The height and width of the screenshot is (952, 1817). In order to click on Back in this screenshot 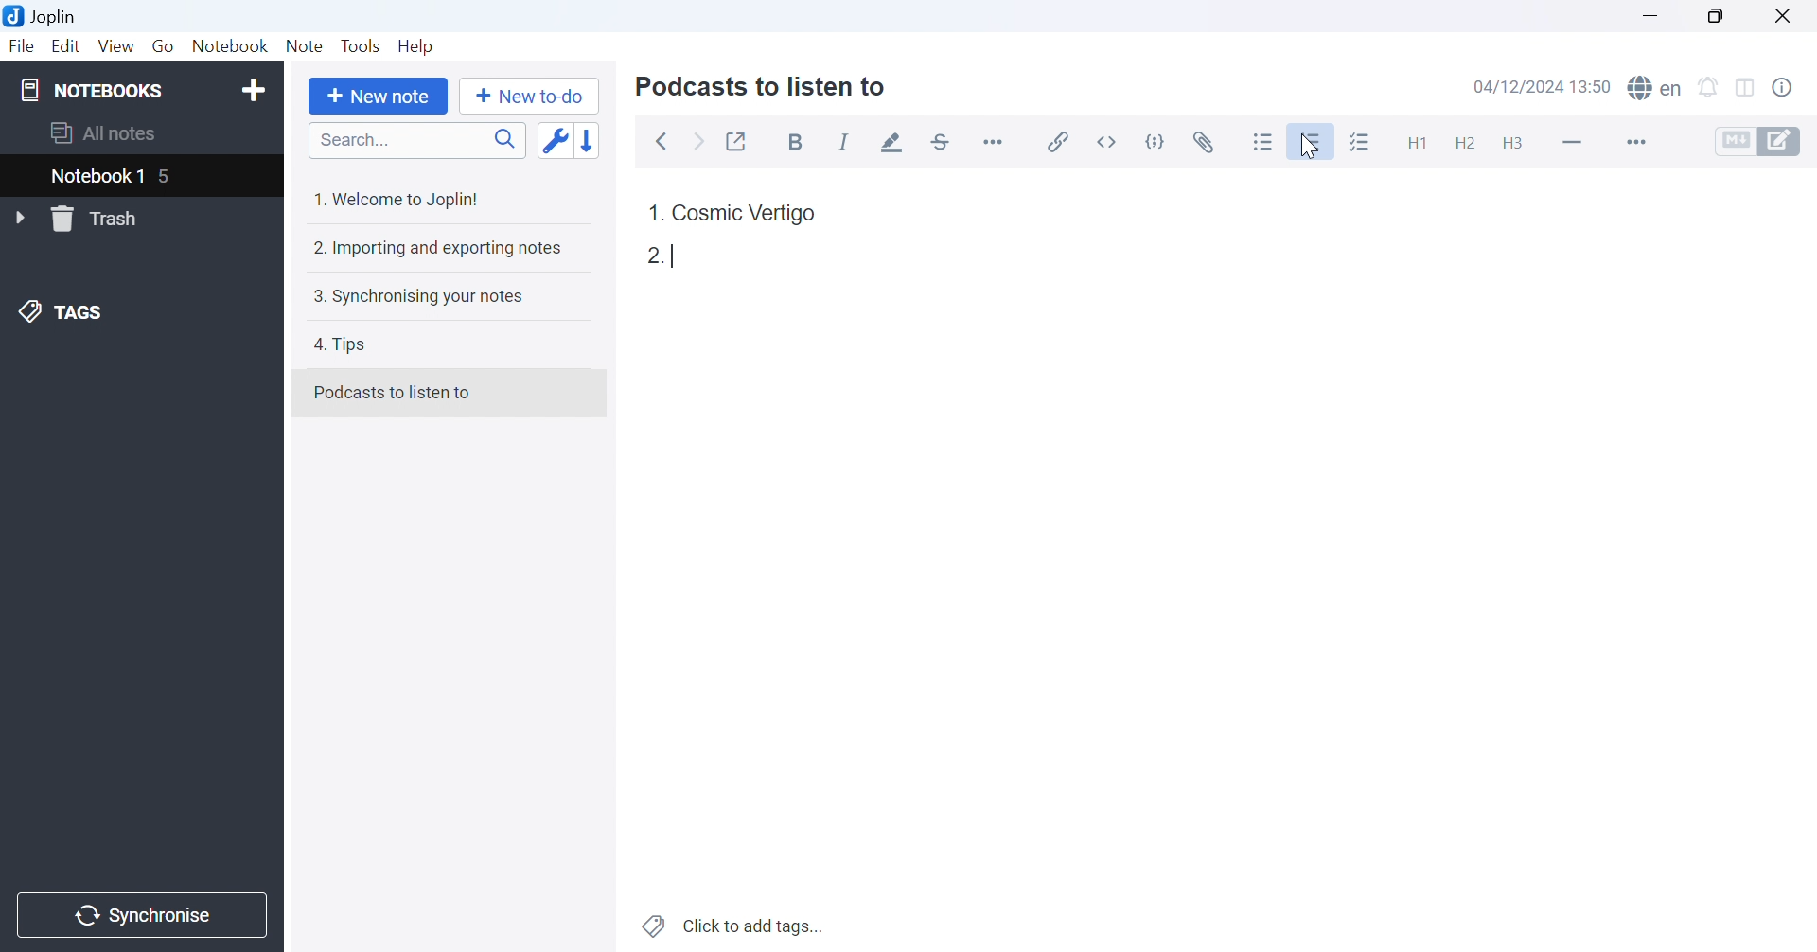, I will do `click(663, 143)`.